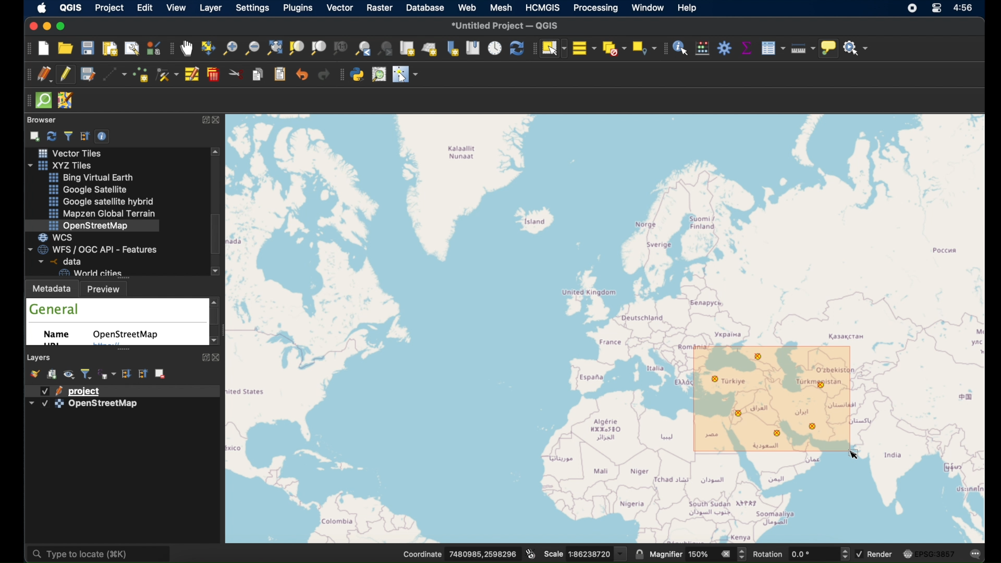  Describe the element at coordinates (302, 75) in the screenshot. I see `undo` at that location.